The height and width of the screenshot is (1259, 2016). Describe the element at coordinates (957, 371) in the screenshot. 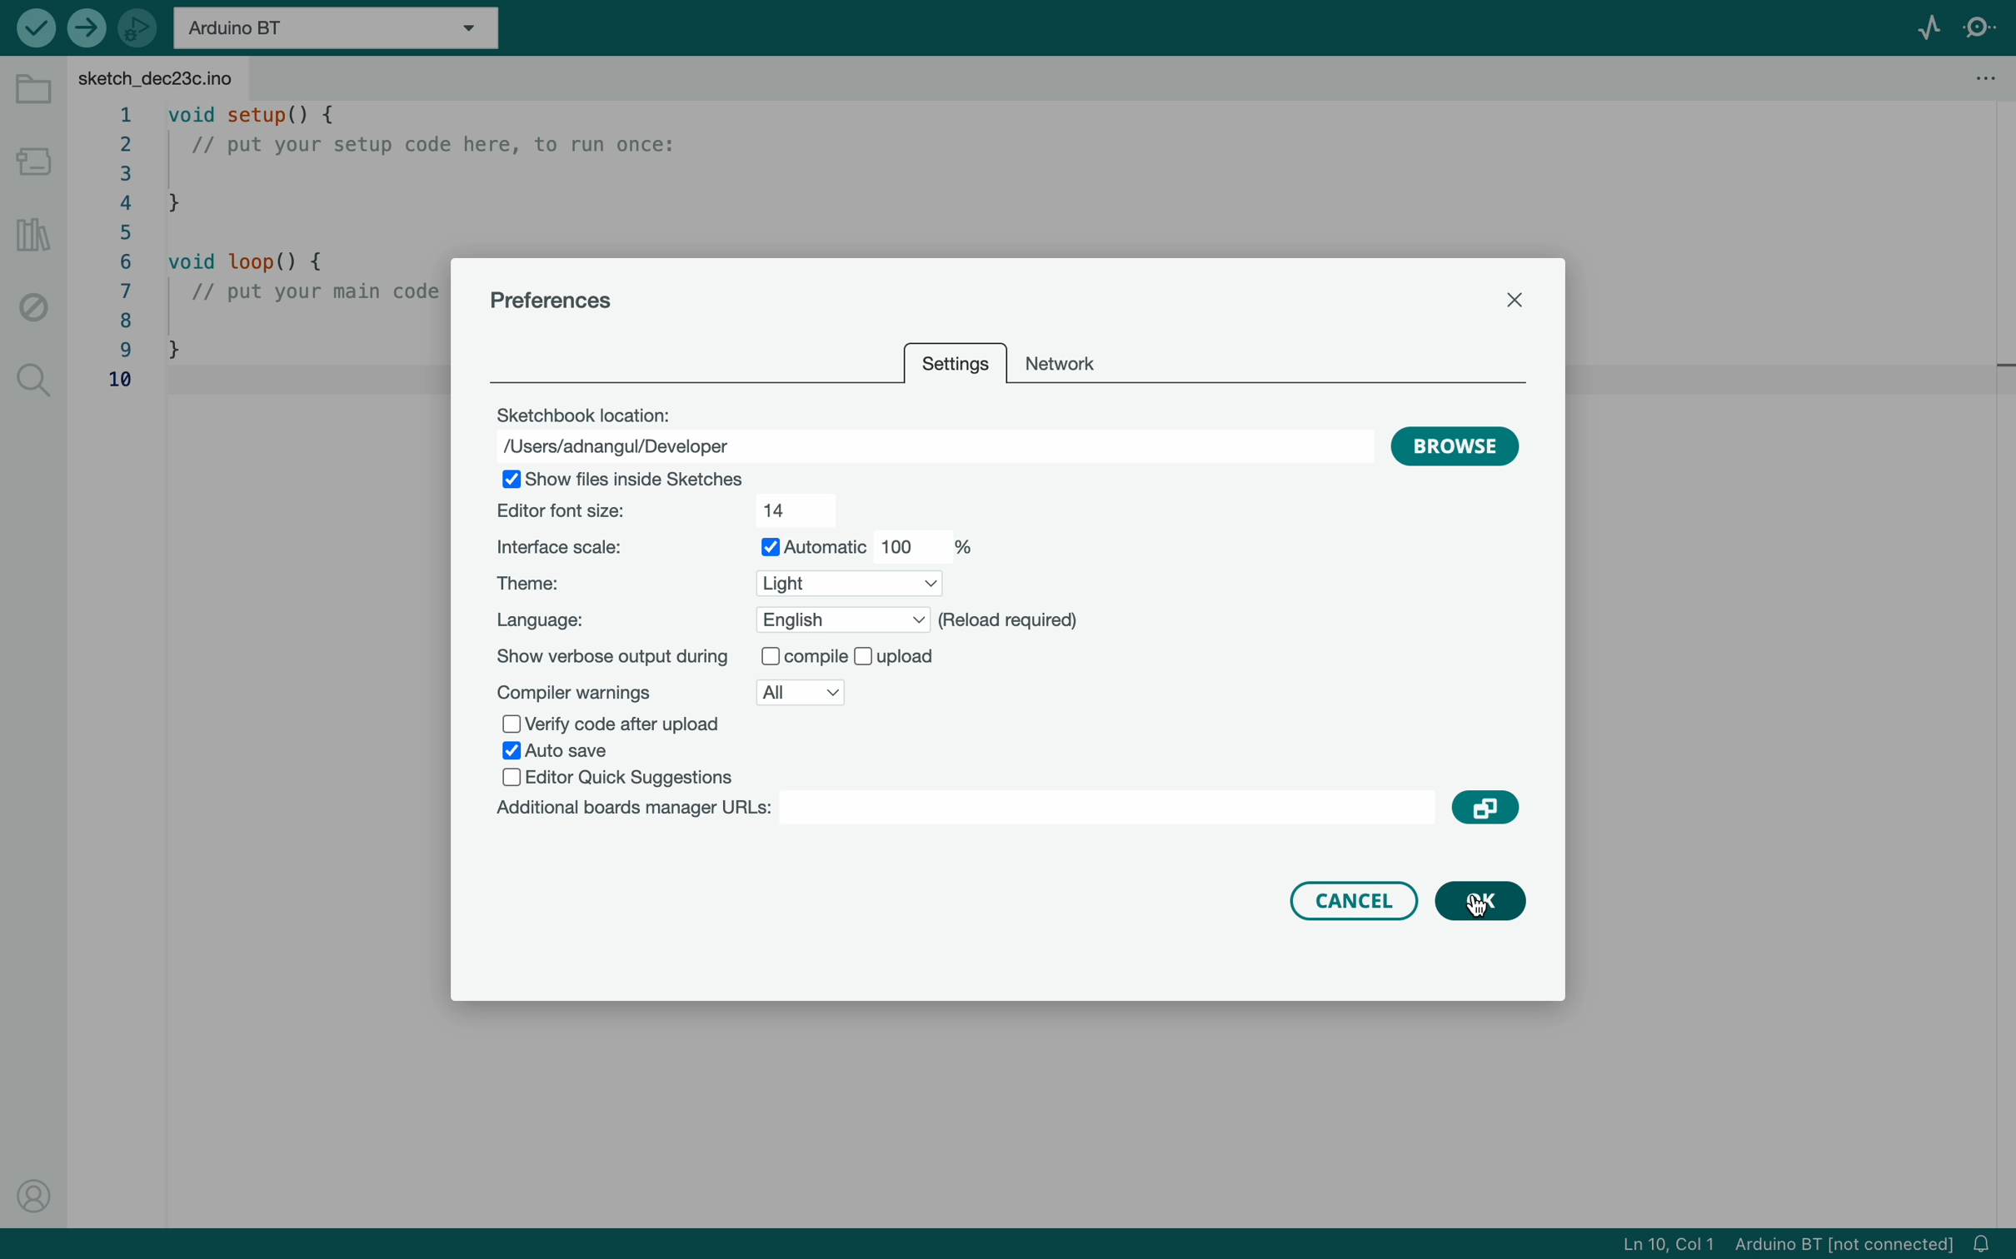

I see `setting` at that location.